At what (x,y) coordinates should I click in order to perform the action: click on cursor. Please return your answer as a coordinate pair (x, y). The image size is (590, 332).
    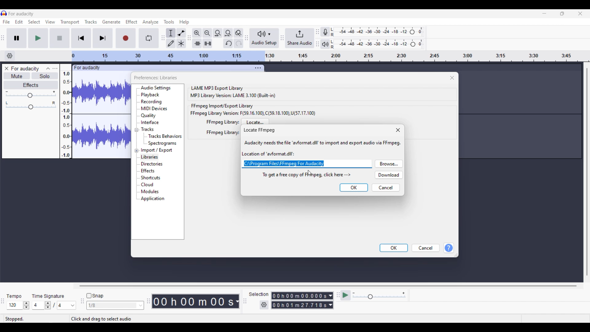
    Looking at the image, I should click on (310, 173).